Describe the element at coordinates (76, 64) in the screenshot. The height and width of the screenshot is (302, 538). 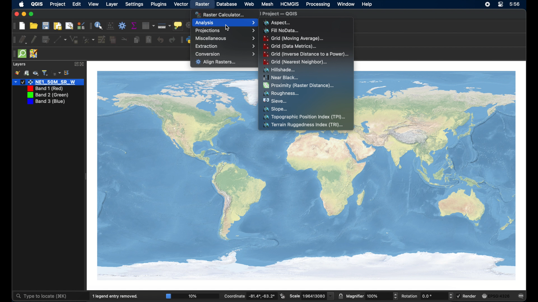
I see `expand ` at that location.